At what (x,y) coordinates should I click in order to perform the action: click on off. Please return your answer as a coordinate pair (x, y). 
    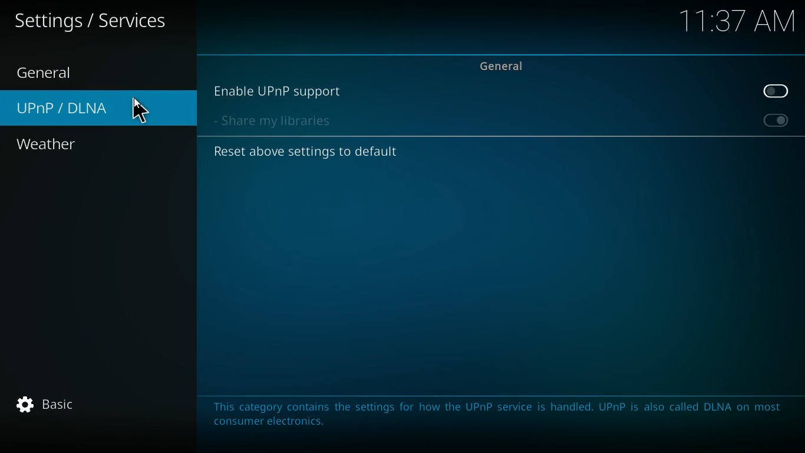
    Looking at the image, I should click on (778, 92).